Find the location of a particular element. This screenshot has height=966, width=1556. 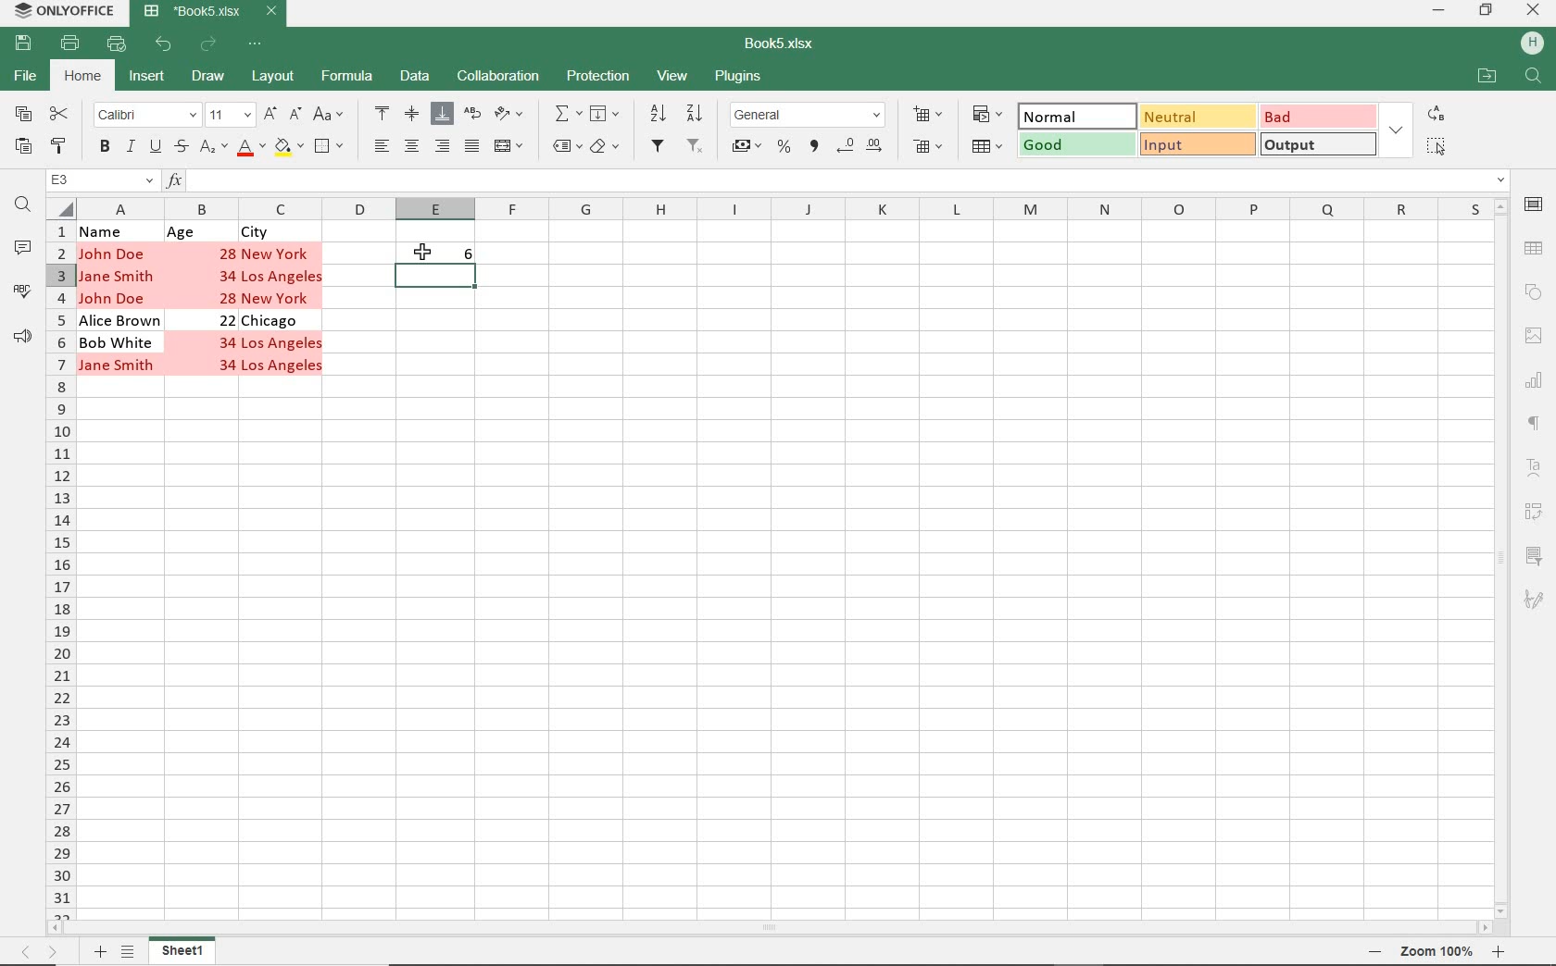

New York is located at coordinates (282, 298).